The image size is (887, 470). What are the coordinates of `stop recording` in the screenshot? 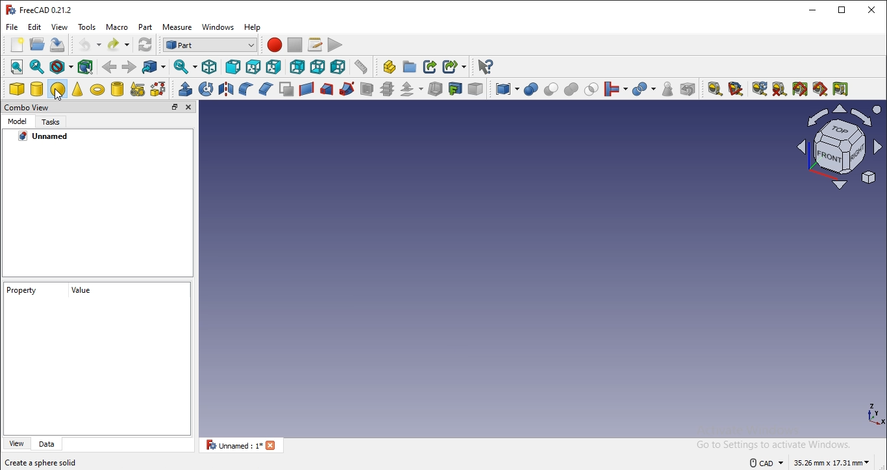 It's located at (295, 45).